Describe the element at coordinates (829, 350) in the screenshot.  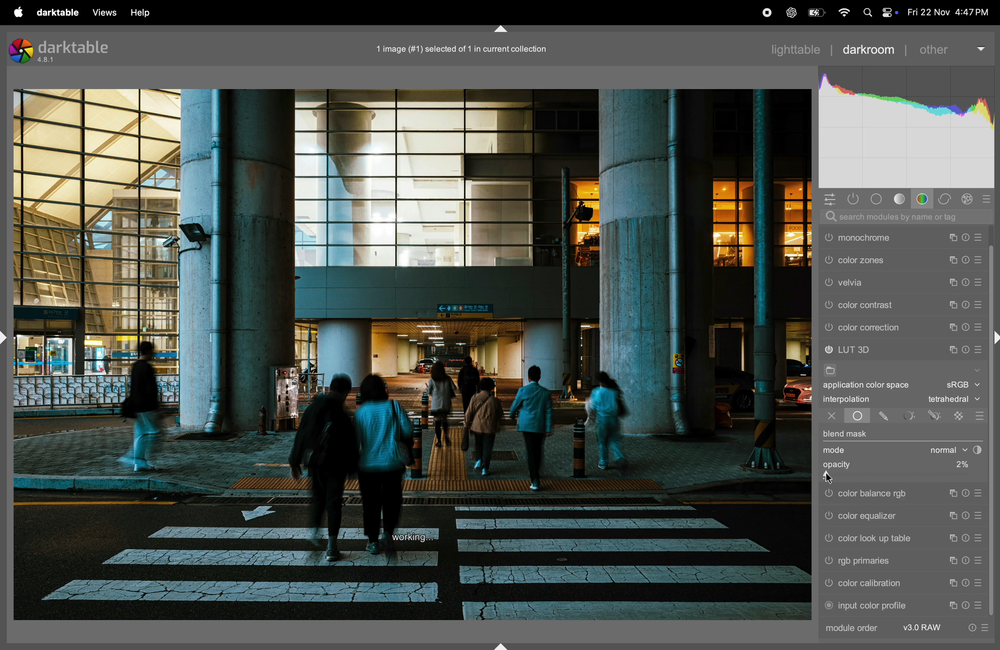
I see `LUT 3D switched off` at that location.